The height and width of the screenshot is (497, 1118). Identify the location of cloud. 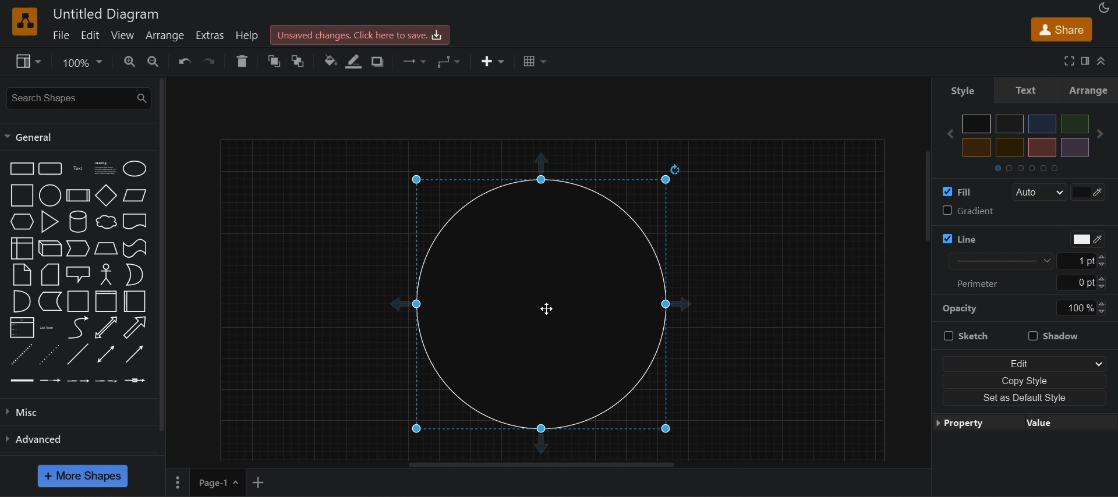
(107, 222).